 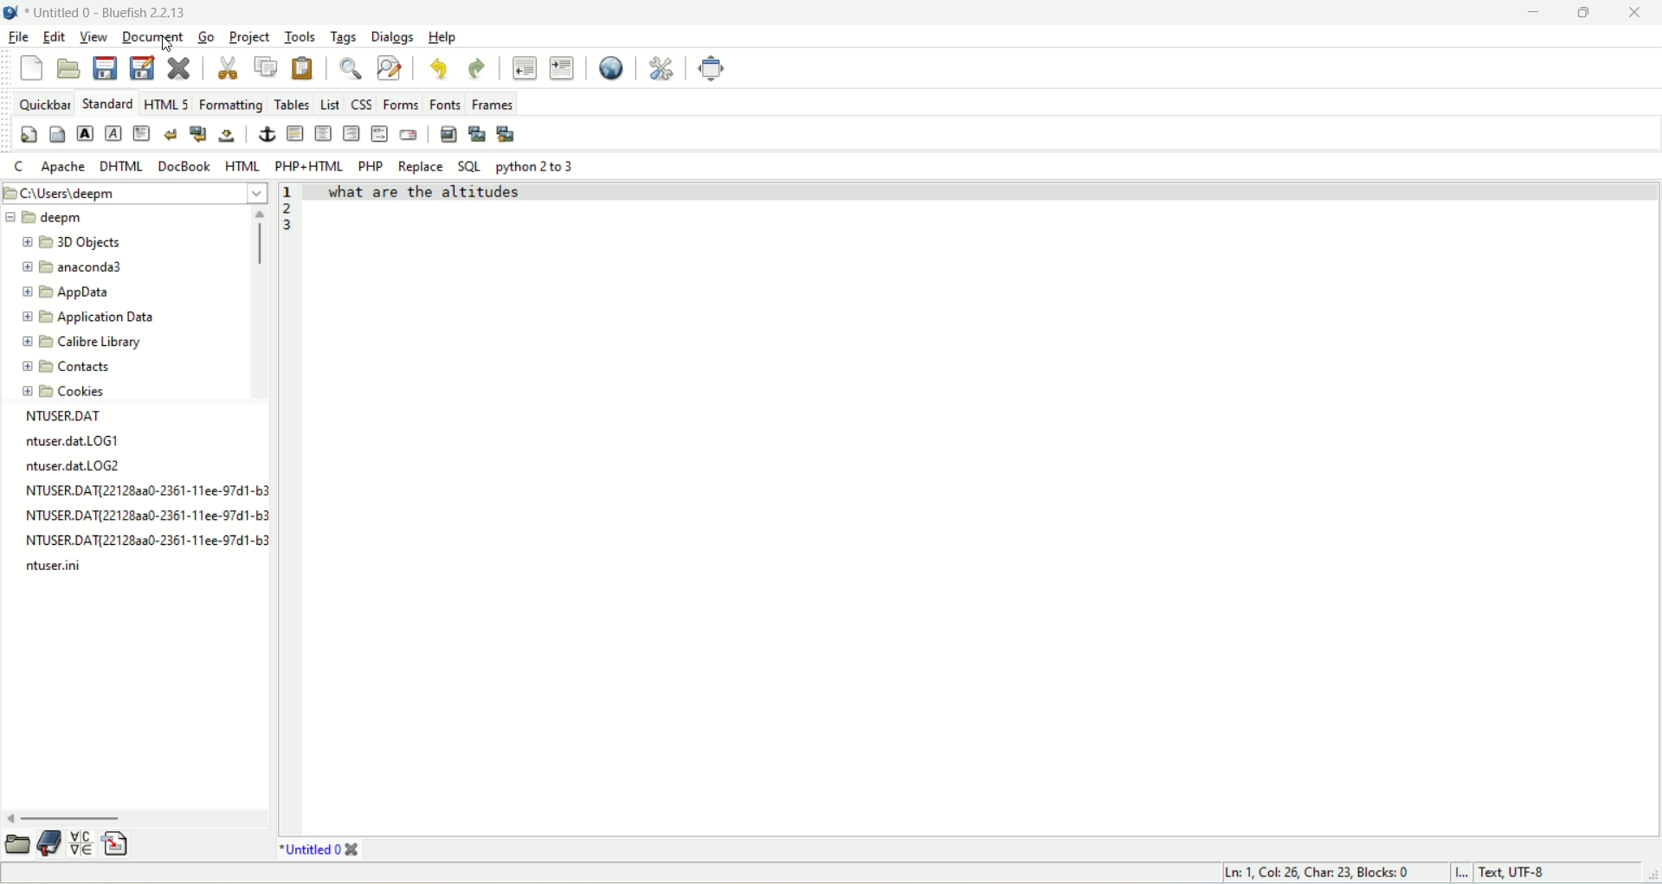 I want to click on REPLACE, so click(x=422, y=165).